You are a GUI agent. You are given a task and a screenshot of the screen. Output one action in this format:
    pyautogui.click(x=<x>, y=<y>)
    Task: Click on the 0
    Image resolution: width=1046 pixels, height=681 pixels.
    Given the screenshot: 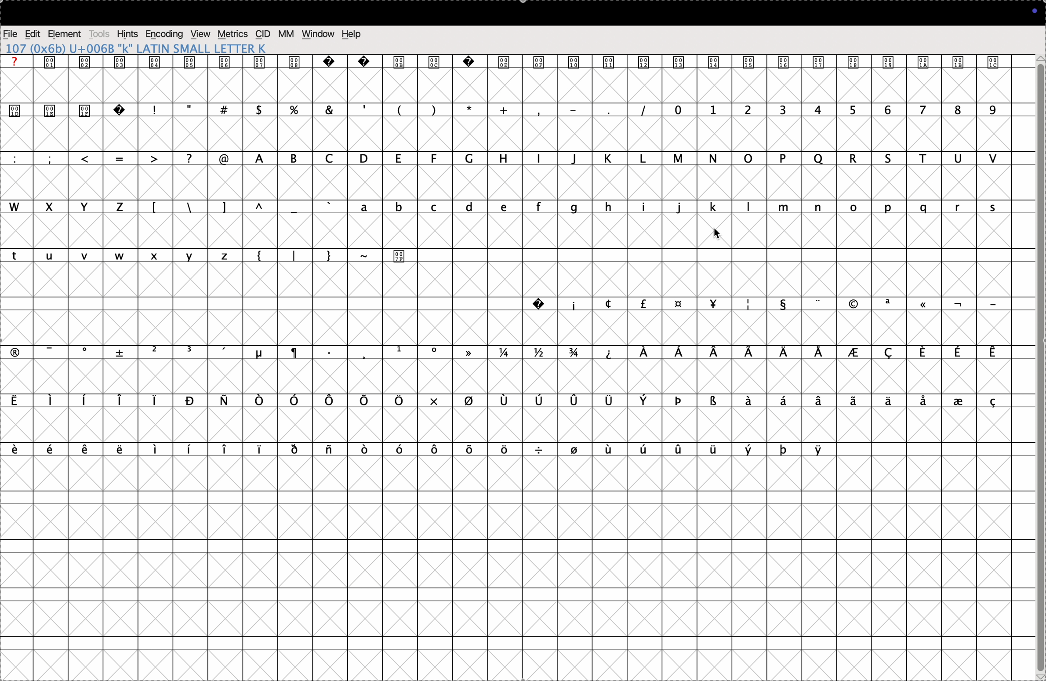 What is the action you would take?
    pyautogui.click(x=678, y=110)
    